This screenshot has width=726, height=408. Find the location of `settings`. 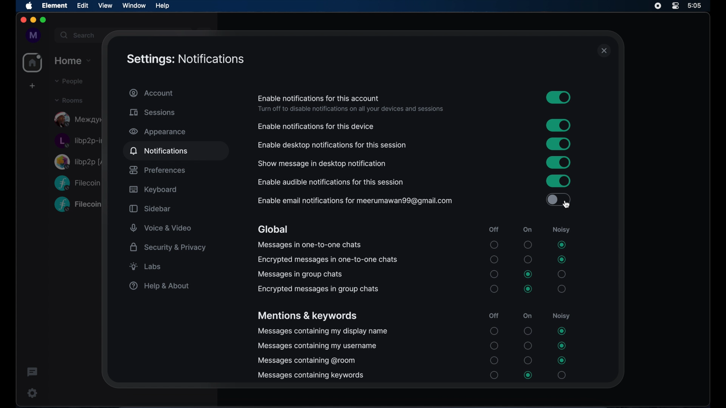

settings is located at coordinates (31, 393).